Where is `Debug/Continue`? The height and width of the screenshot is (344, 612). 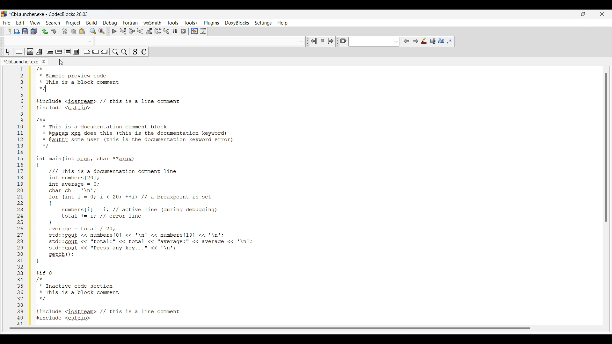 Debug/Continue is located at coordinates (114, 31).